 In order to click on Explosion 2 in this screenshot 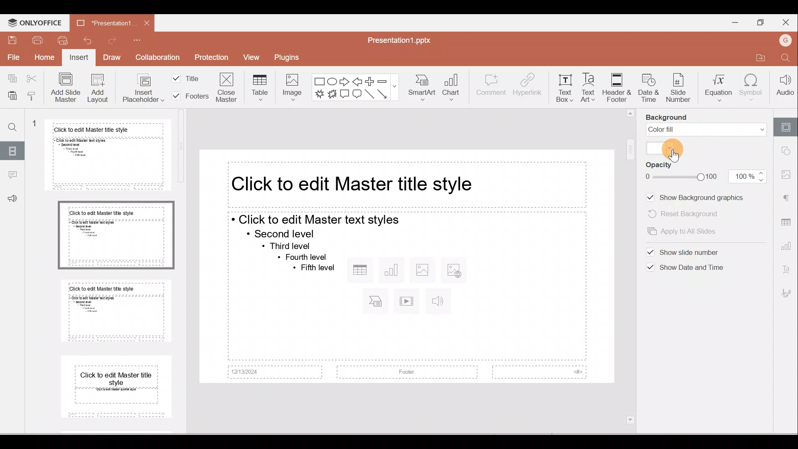, I will do `click(332, 95)`.